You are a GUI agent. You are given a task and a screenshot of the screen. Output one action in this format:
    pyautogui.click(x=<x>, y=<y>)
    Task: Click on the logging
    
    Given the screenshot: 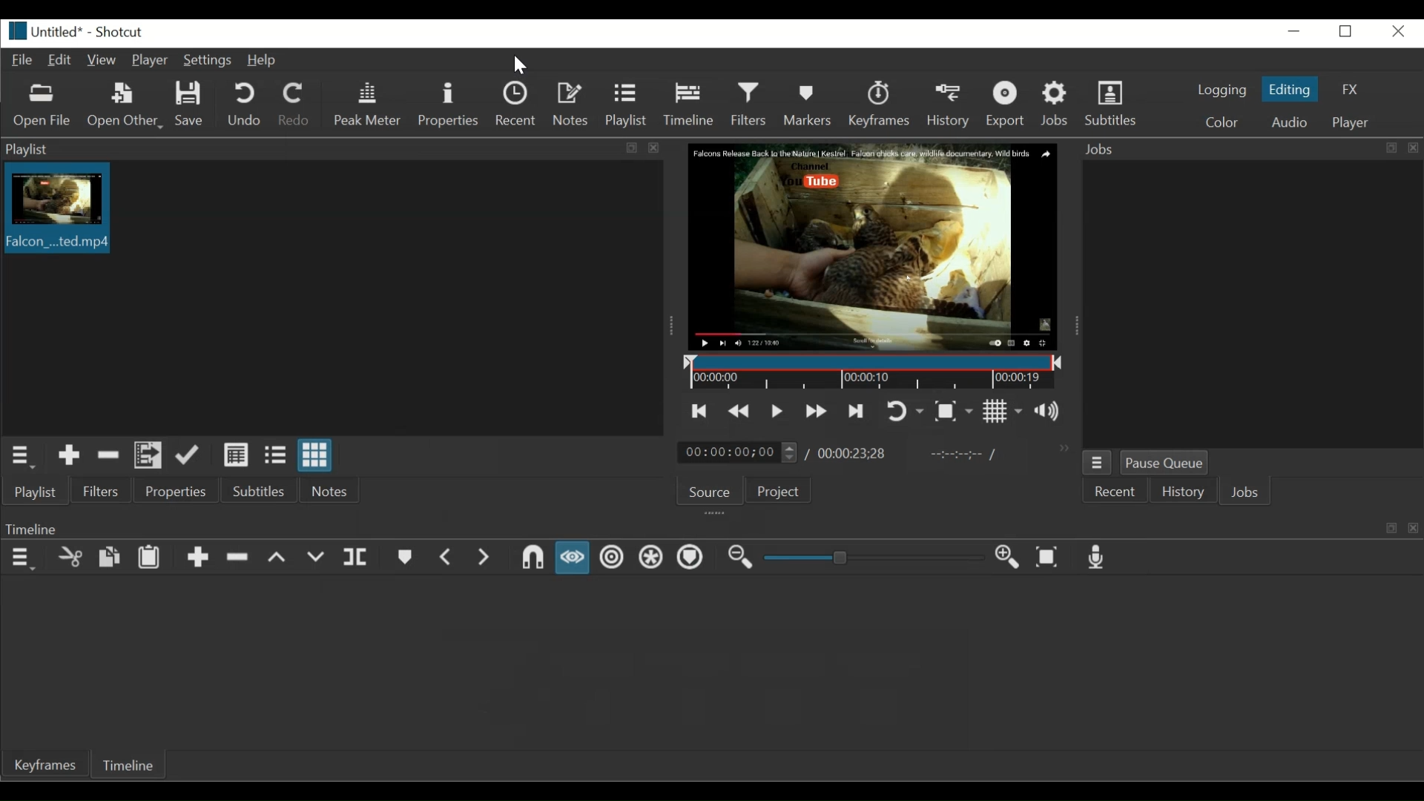 What is the action you would take?
    pyautogui.click(x=1225, y=91)
    